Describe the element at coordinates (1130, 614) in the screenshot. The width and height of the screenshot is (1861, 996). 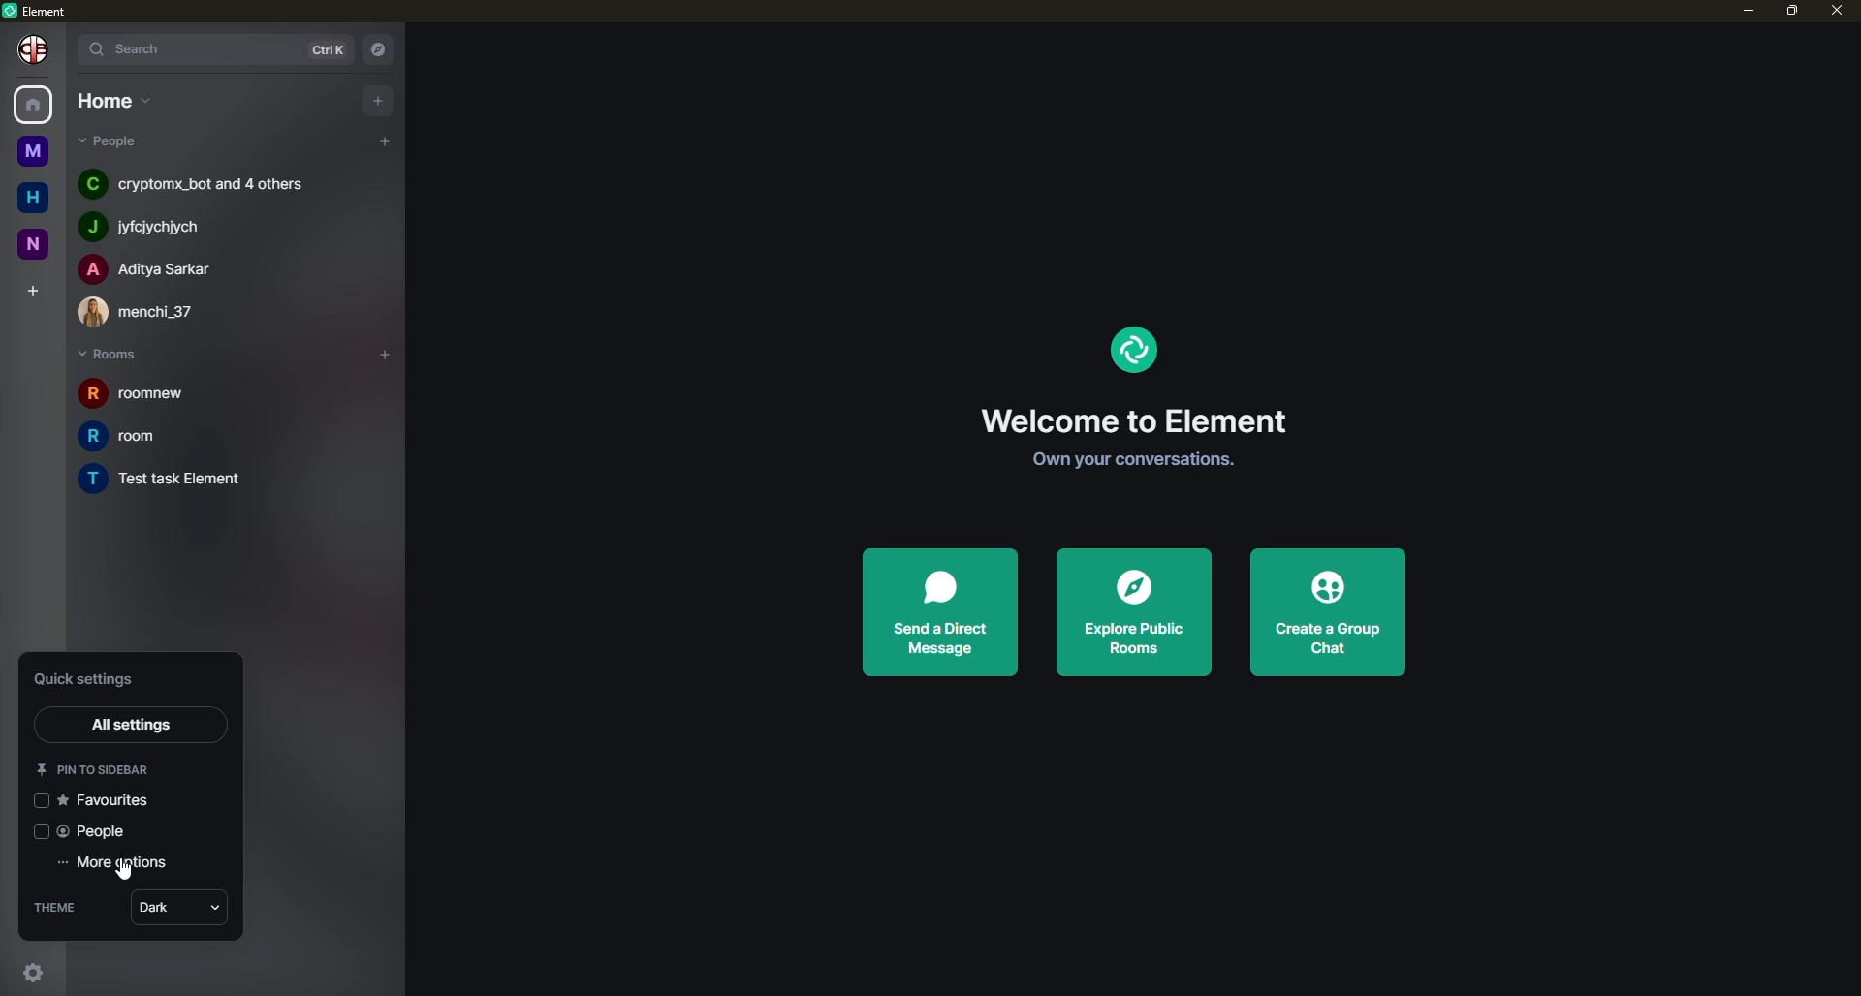
I see `explore public rooms` at that location.